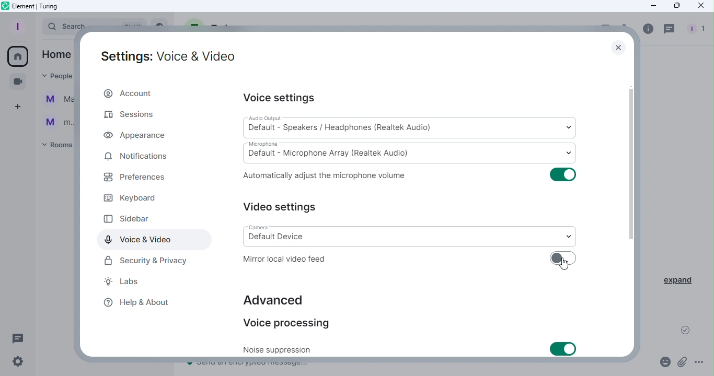 The height and width of the screenshot is (376, 714). Describe the element at coordinates (631, 207) in the screenshot. I see `Scroll bar` at that location.